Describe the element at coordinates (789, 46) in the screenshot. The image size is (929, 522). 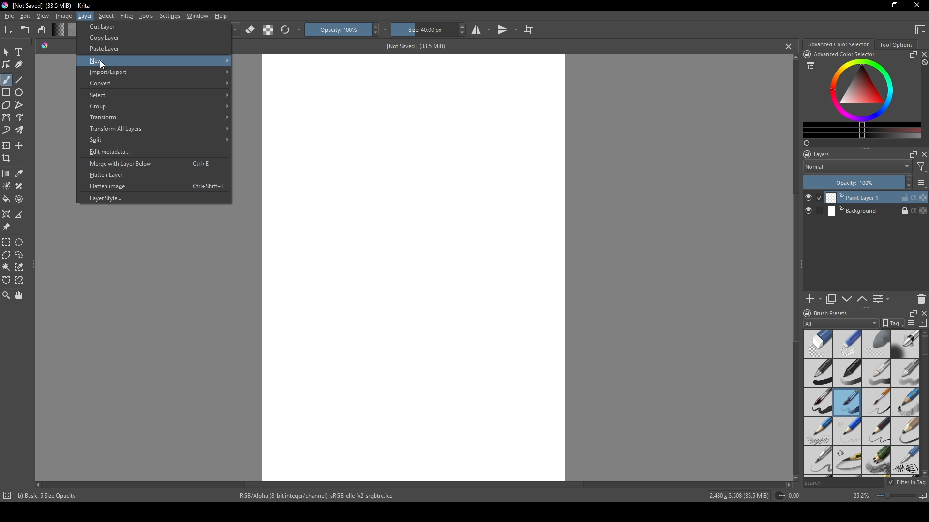
I see `cancel` at that location.